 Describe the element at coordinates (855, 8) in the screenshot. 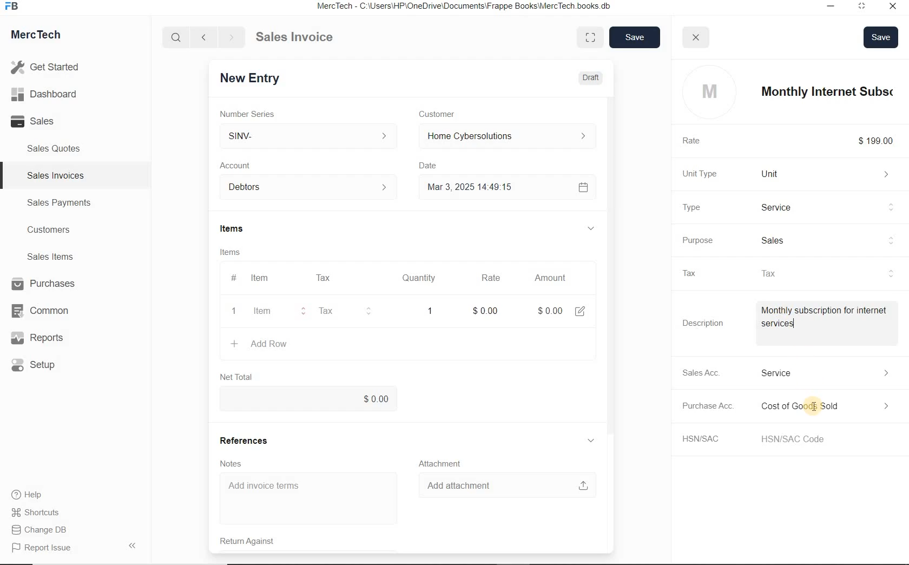

I see `Maximum` at that location.